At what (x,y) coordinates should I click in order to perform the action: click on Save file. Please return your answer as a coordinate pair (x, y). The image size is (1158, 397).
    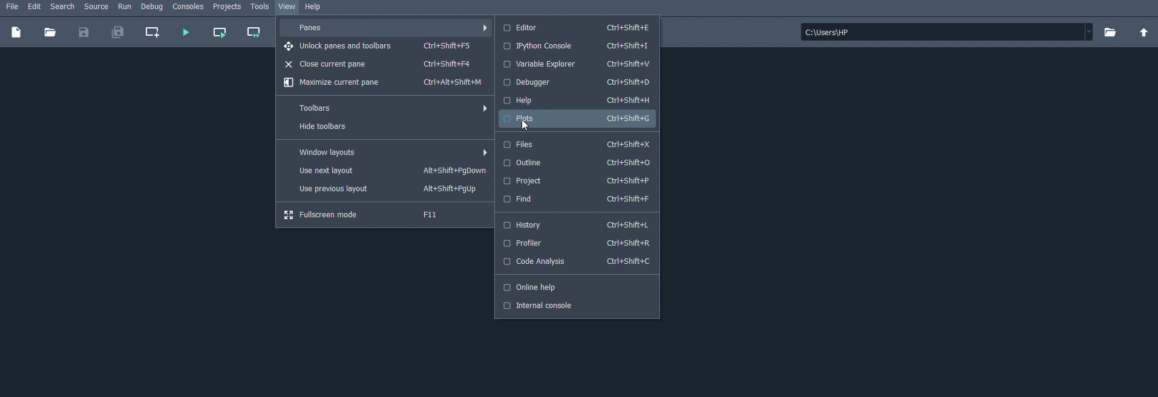
    Looking at the image, I should click on (83, 31).